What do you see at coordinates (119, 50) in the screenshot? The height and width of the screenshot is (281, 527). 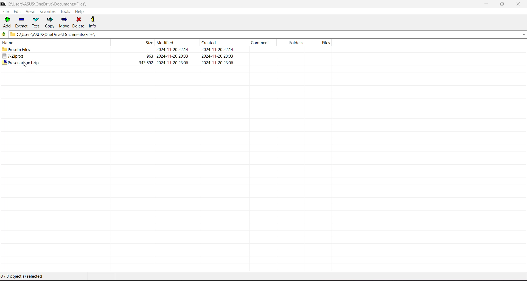 I see `Present files` at bounding box center [119, 50].